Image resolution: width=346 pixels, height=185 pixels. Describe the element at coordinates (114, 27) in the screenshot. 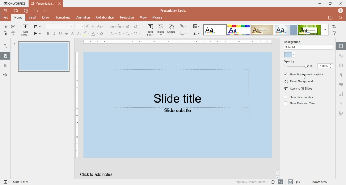

I see `bullets` at that location.